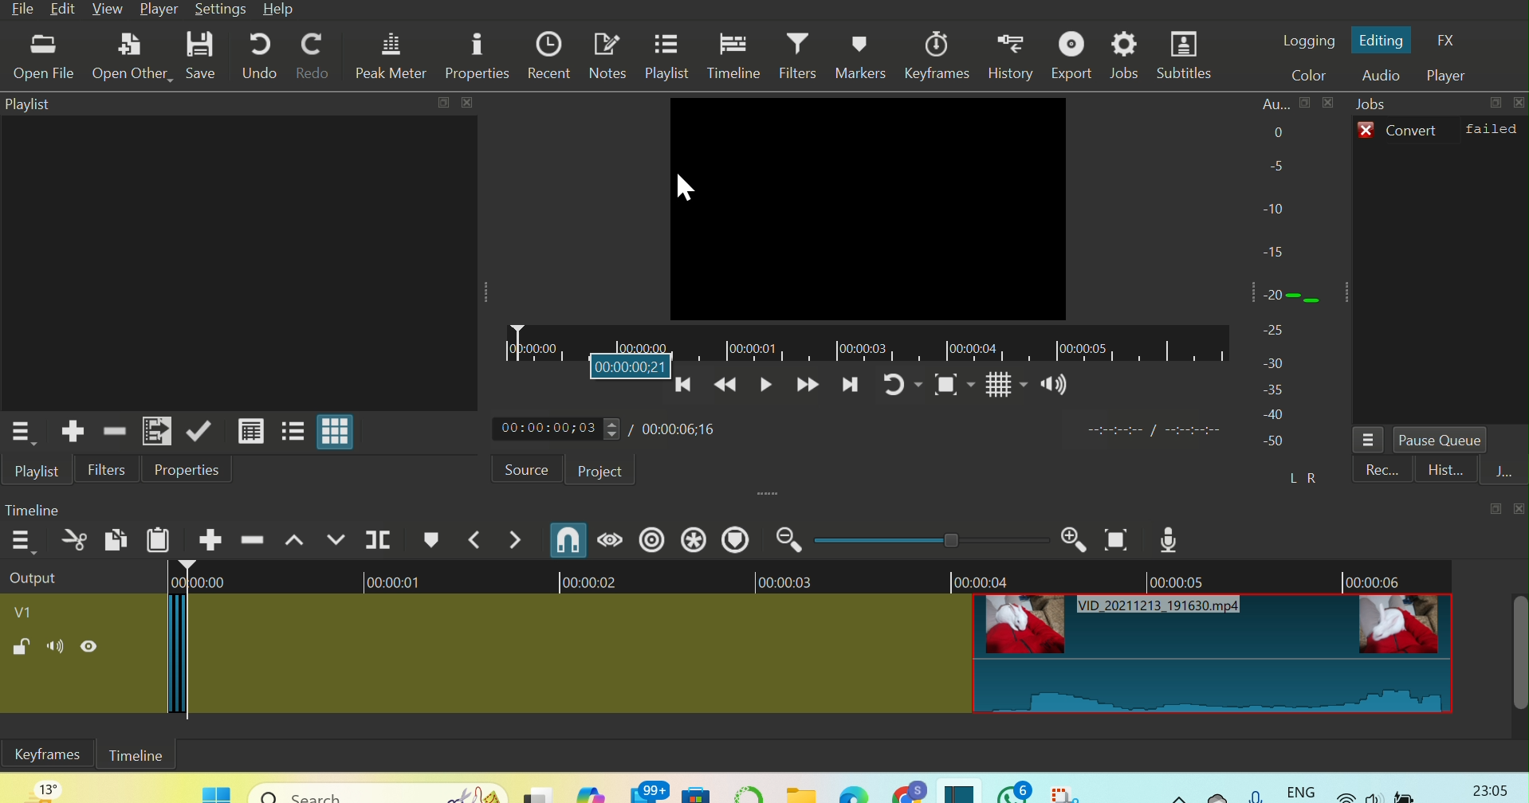  What do you see at coordinates (788, 540) in the screenshot?
I see `Zoom out` at bounding box center [788, 540].